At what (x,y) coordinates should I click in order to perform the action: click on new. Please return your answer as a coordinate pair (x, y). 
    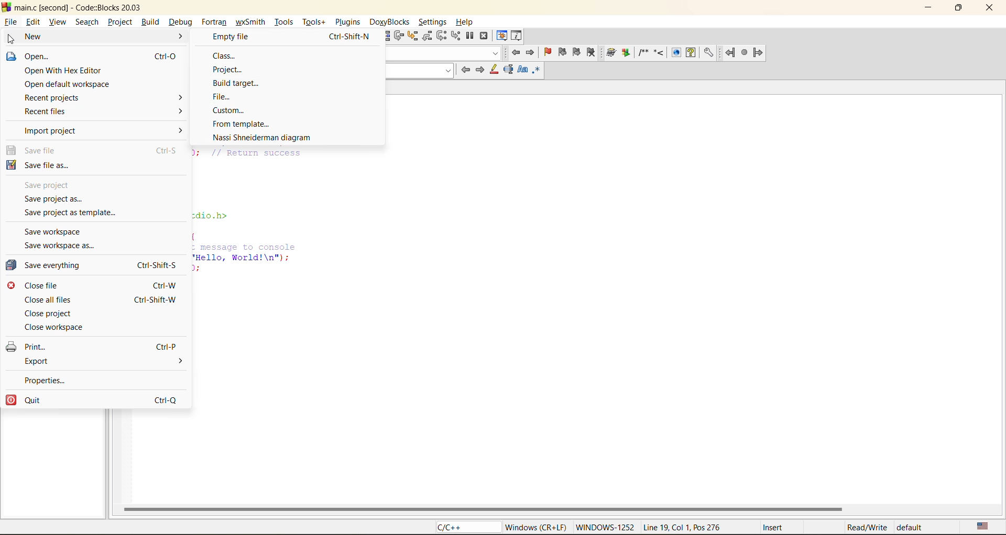
    Looking at the image, I should click on (41, 36).